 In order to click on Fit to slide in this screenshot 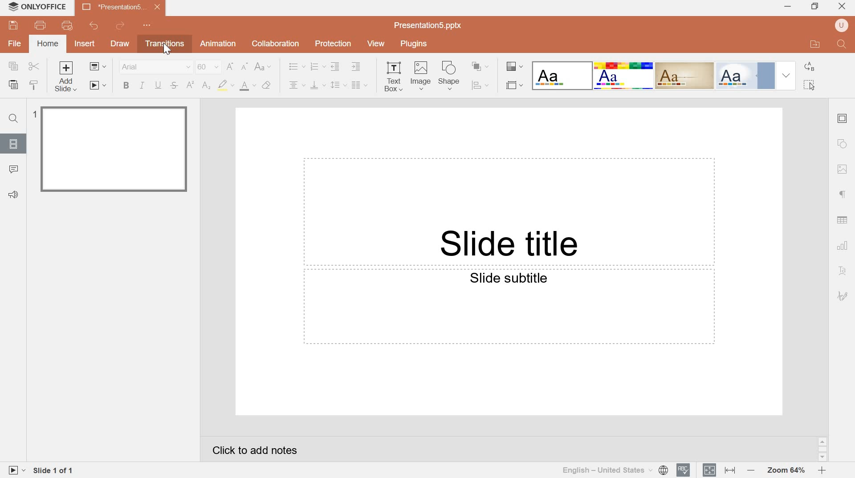, I will do `click(710, 469)`.